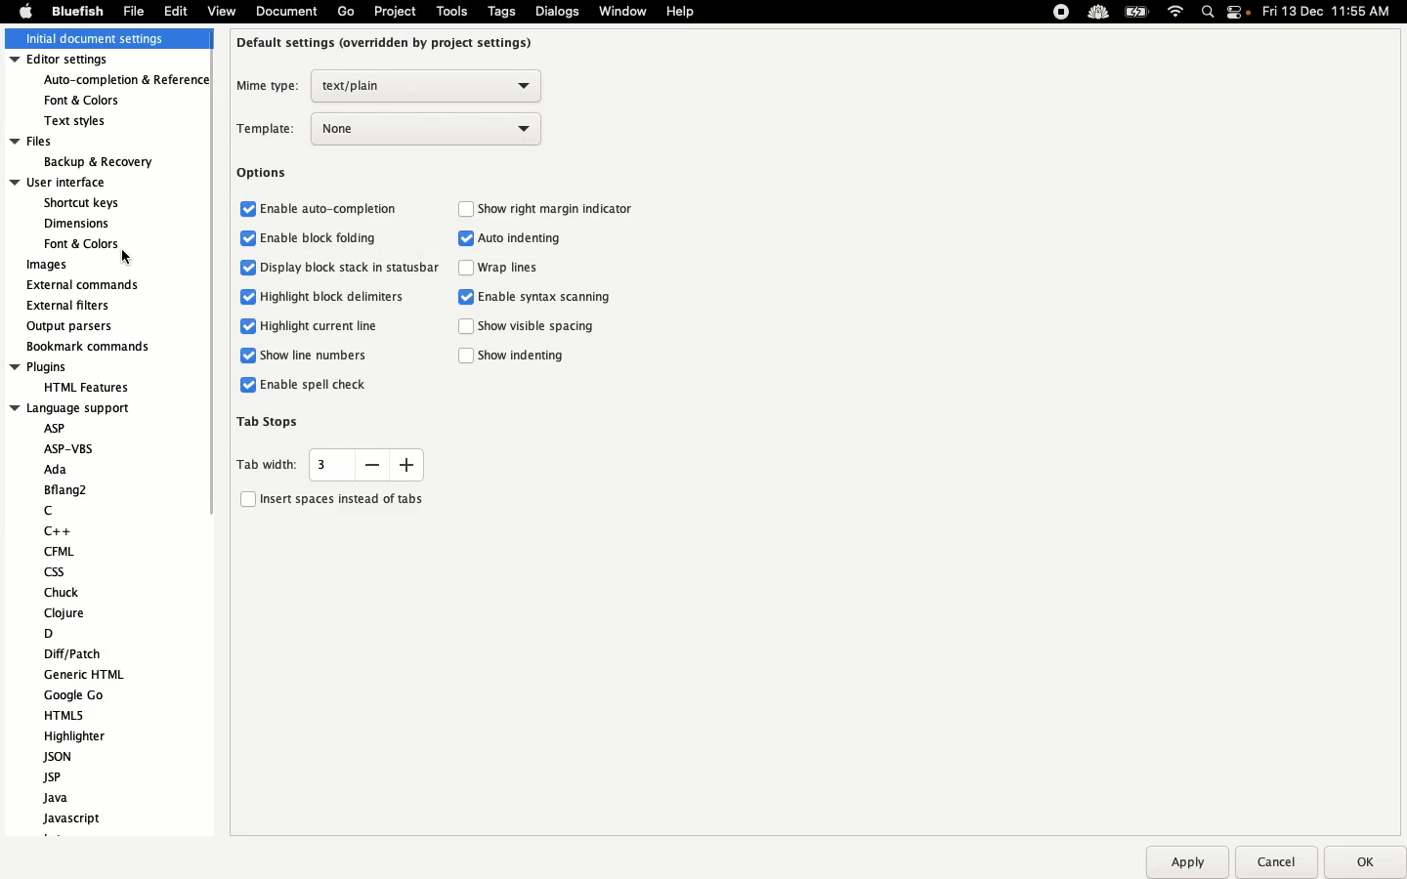  What do you see at coordinates (320, 207) in the screenshot?
I see `Enable auto completion ` at bounding box center [320, 207].